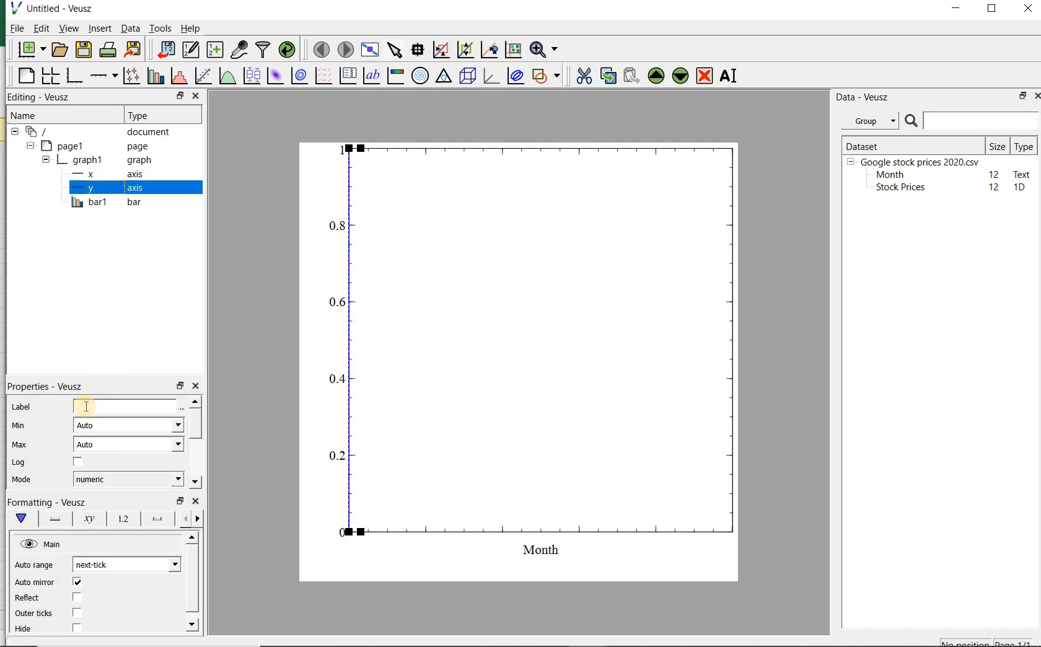 Image resolution: width=1041 pixels, height=647 pixels. What do you see at coordinates (727, 77) in the screenshot?
I see `renames the selected widget` at bounding box center [727, 77].